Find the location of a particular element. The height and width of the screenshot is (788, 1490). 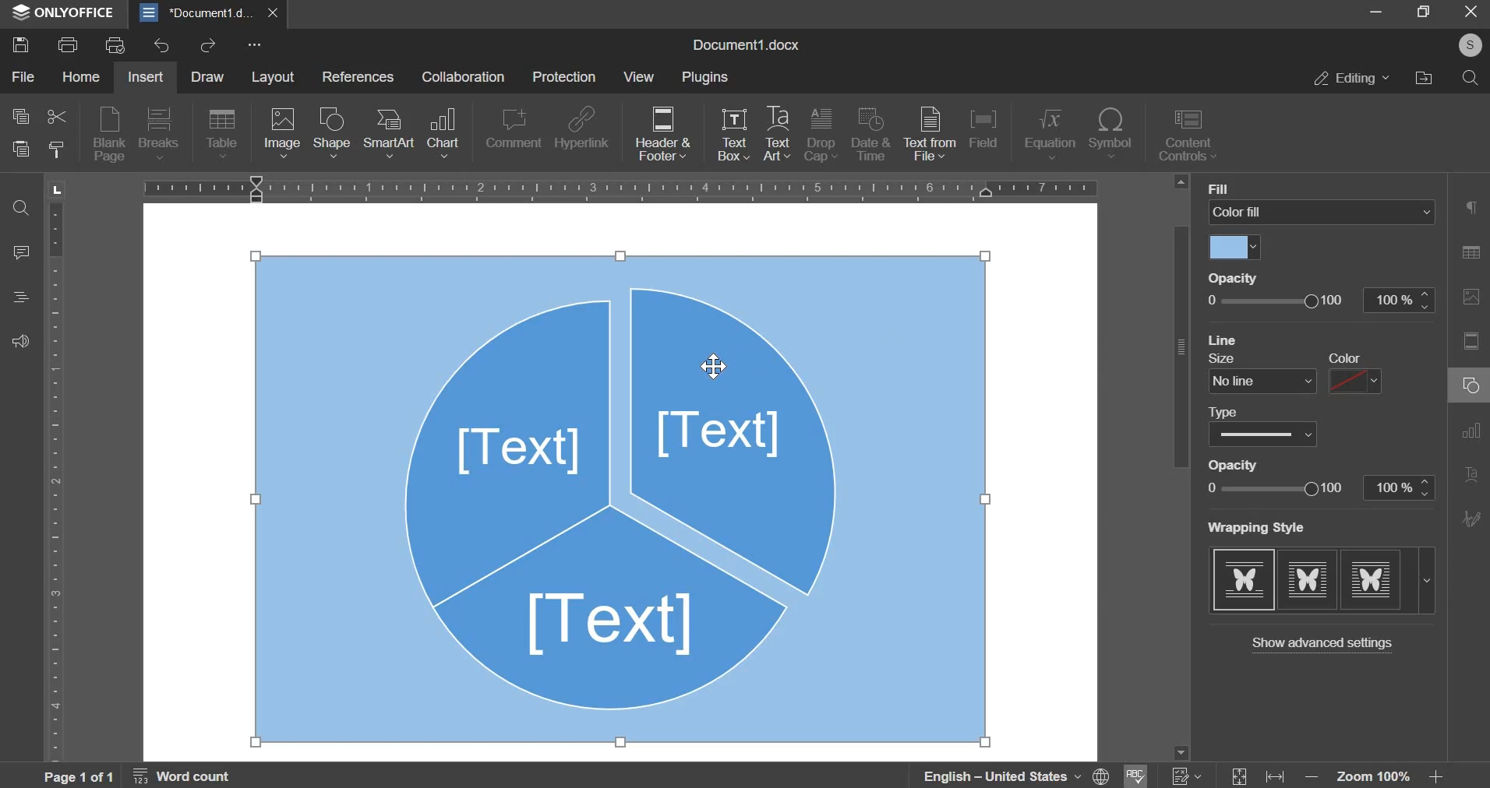

Close is located at coordinates (1471, 13).